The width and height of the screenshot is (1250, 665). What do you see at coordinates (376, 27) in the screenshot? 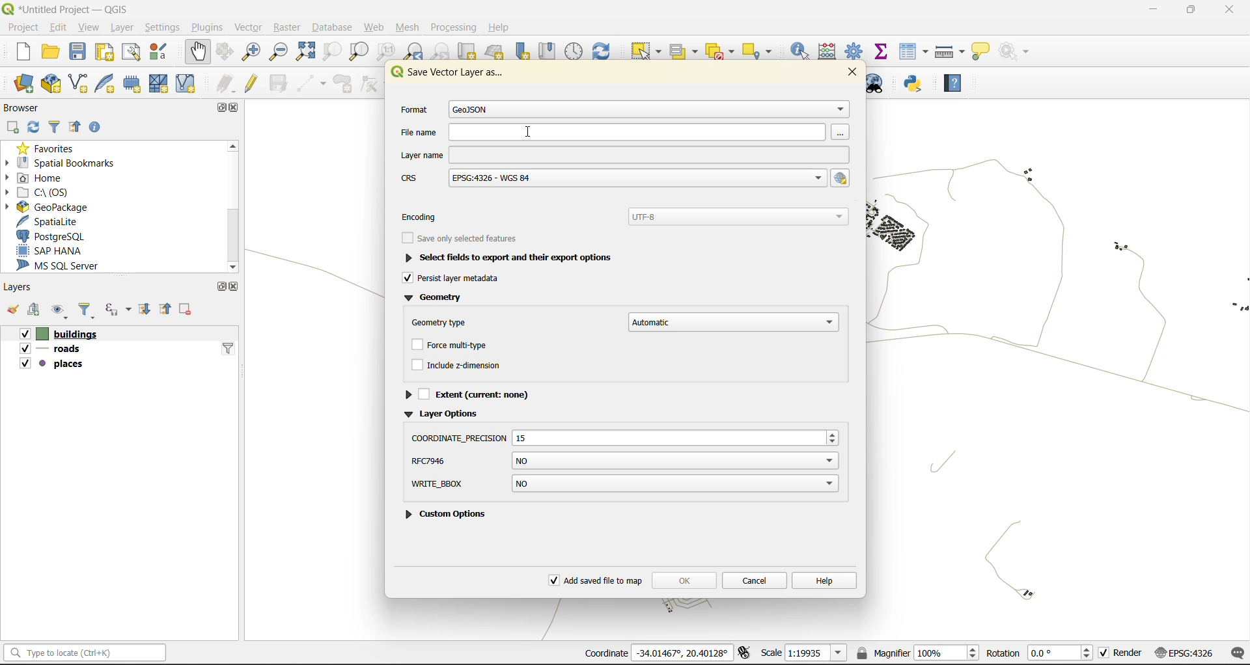
I see `web` at bounding box center [376, 27].